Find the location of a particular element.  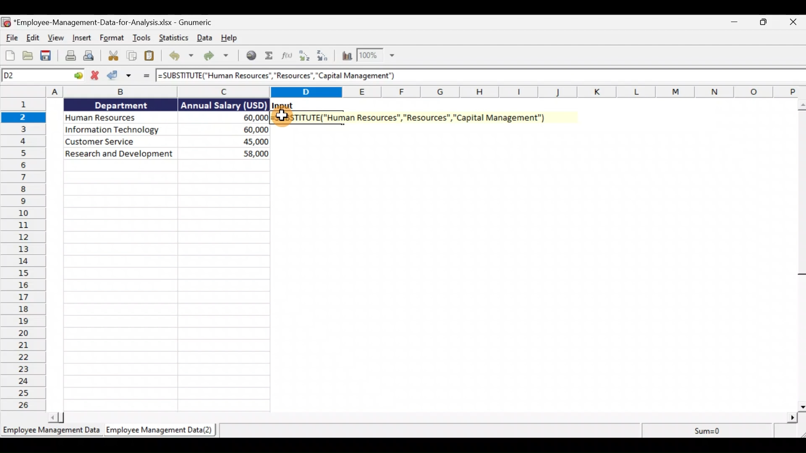

Insert is located at coordinates (82, 37).